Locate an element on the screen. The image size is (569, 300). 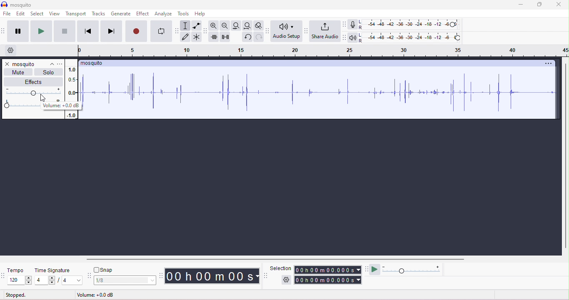
fit project to width is located at coordinates (247, 26).